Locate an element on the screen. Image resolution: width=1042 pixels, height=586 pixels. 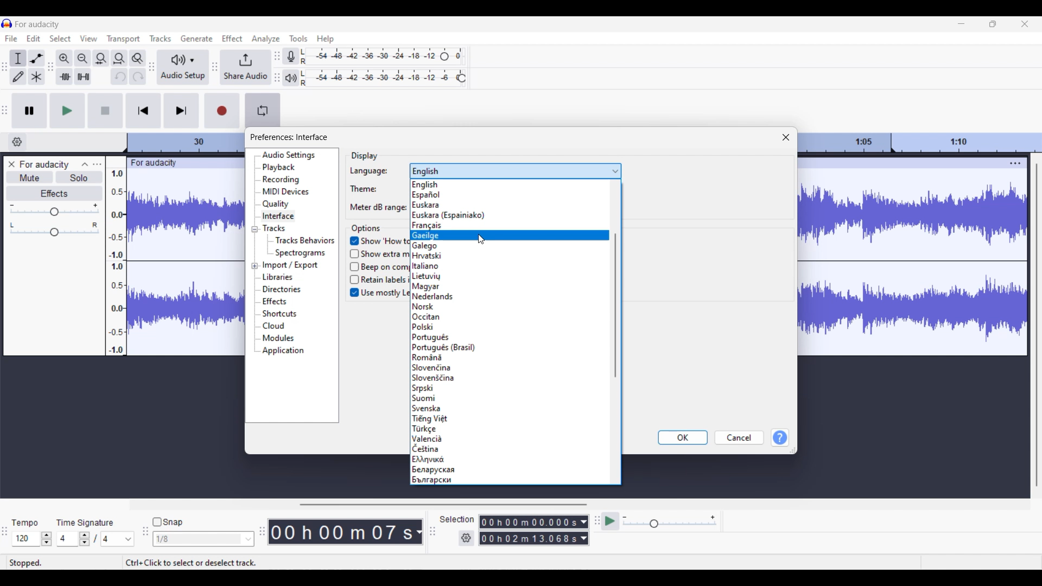
time signature is located at coordinates (86, 523).